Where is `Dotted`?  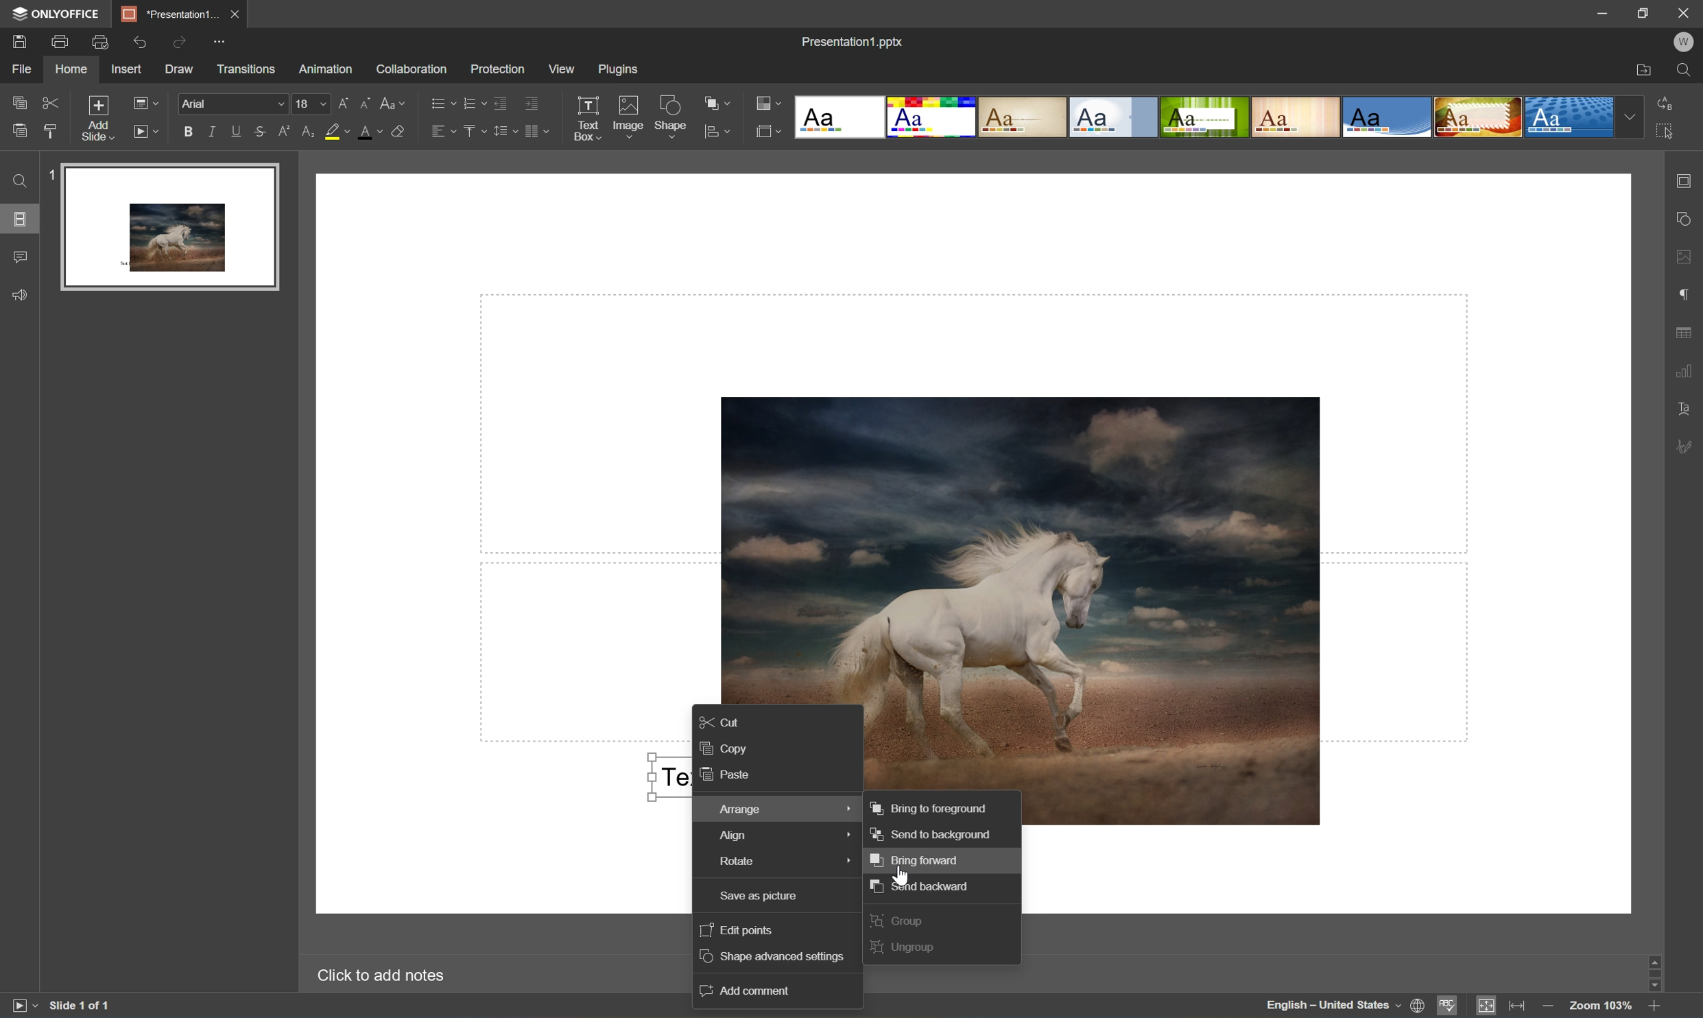 Dotted is located at coordinates (1569, 119).